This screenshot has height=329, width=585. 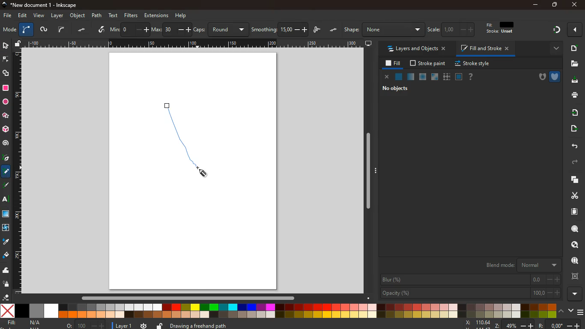 What do you see at coordinates (8, 16) in the screenshot?
I see `file` at bounding box center [8, 16].